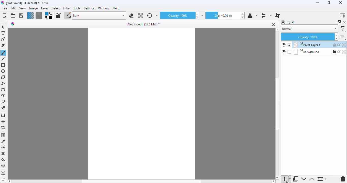 This screenshot has width=347, height=183. Describe the element at coordinates (3, 166) in the screenshot. I see `enclose and fill tool` at that location.